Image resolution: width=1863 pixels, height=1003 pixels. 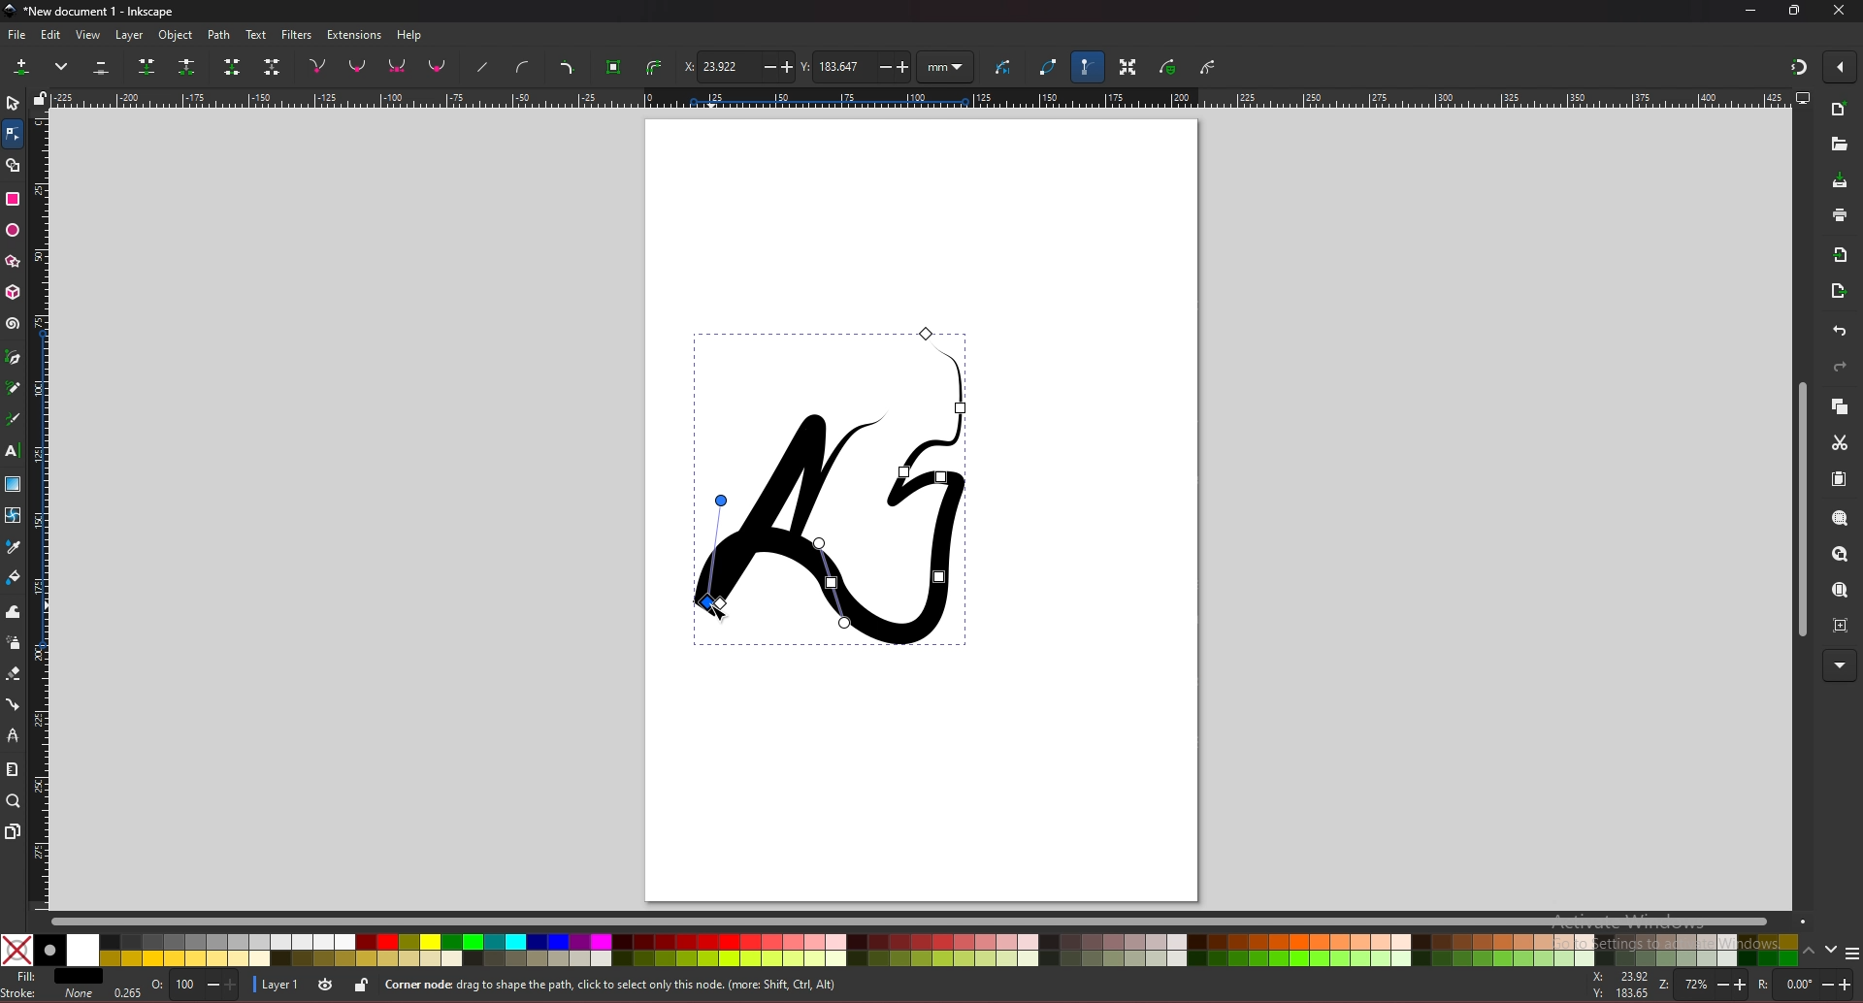 I want to click on lpe, so click(x=15, y=736).